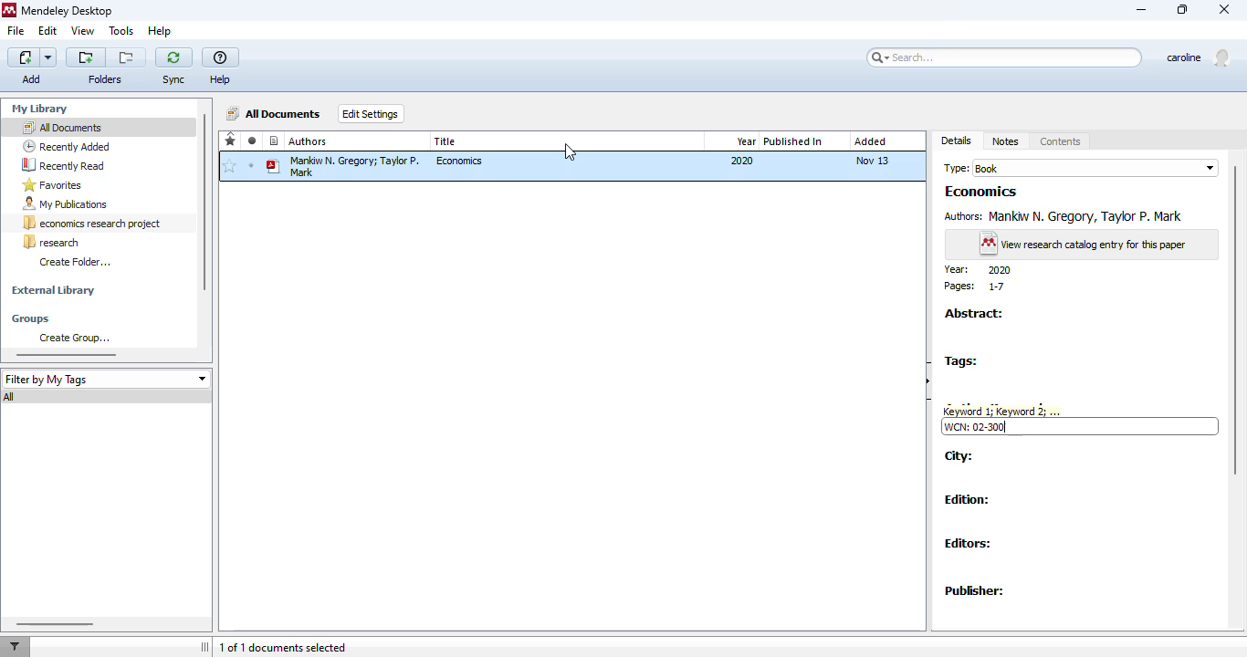  What do you see at coordinates (86, 57) in the screenshot?
I see `create a new folder` at bounding box center [86, 57].